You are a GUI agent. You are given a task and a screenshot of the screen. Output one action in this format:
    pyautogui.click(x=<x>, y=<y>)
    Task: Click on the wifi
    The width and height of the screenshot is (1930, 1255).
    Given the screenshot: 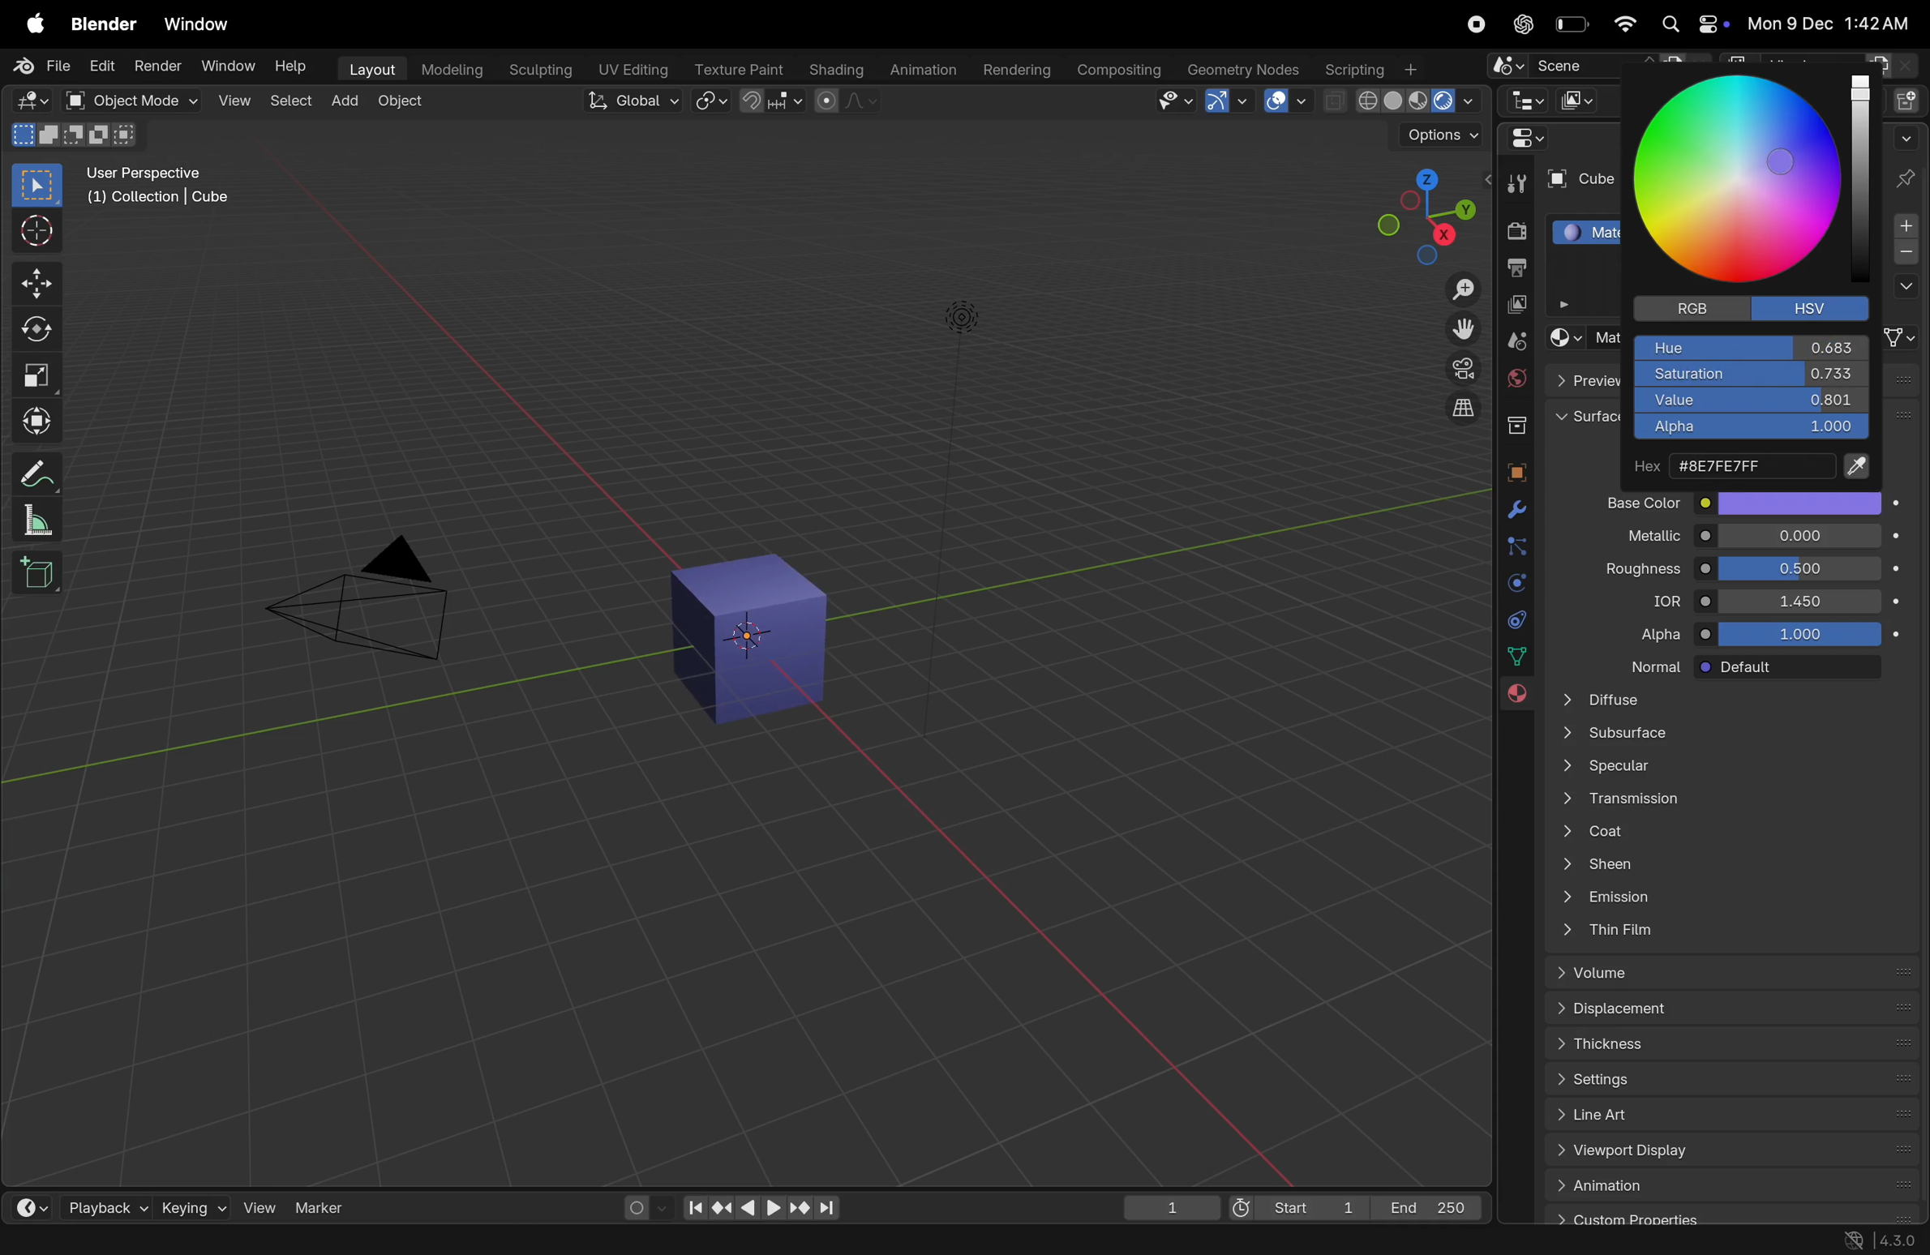 What is the action you would take?
    pyautogui.click(x=1623, y=24)
    